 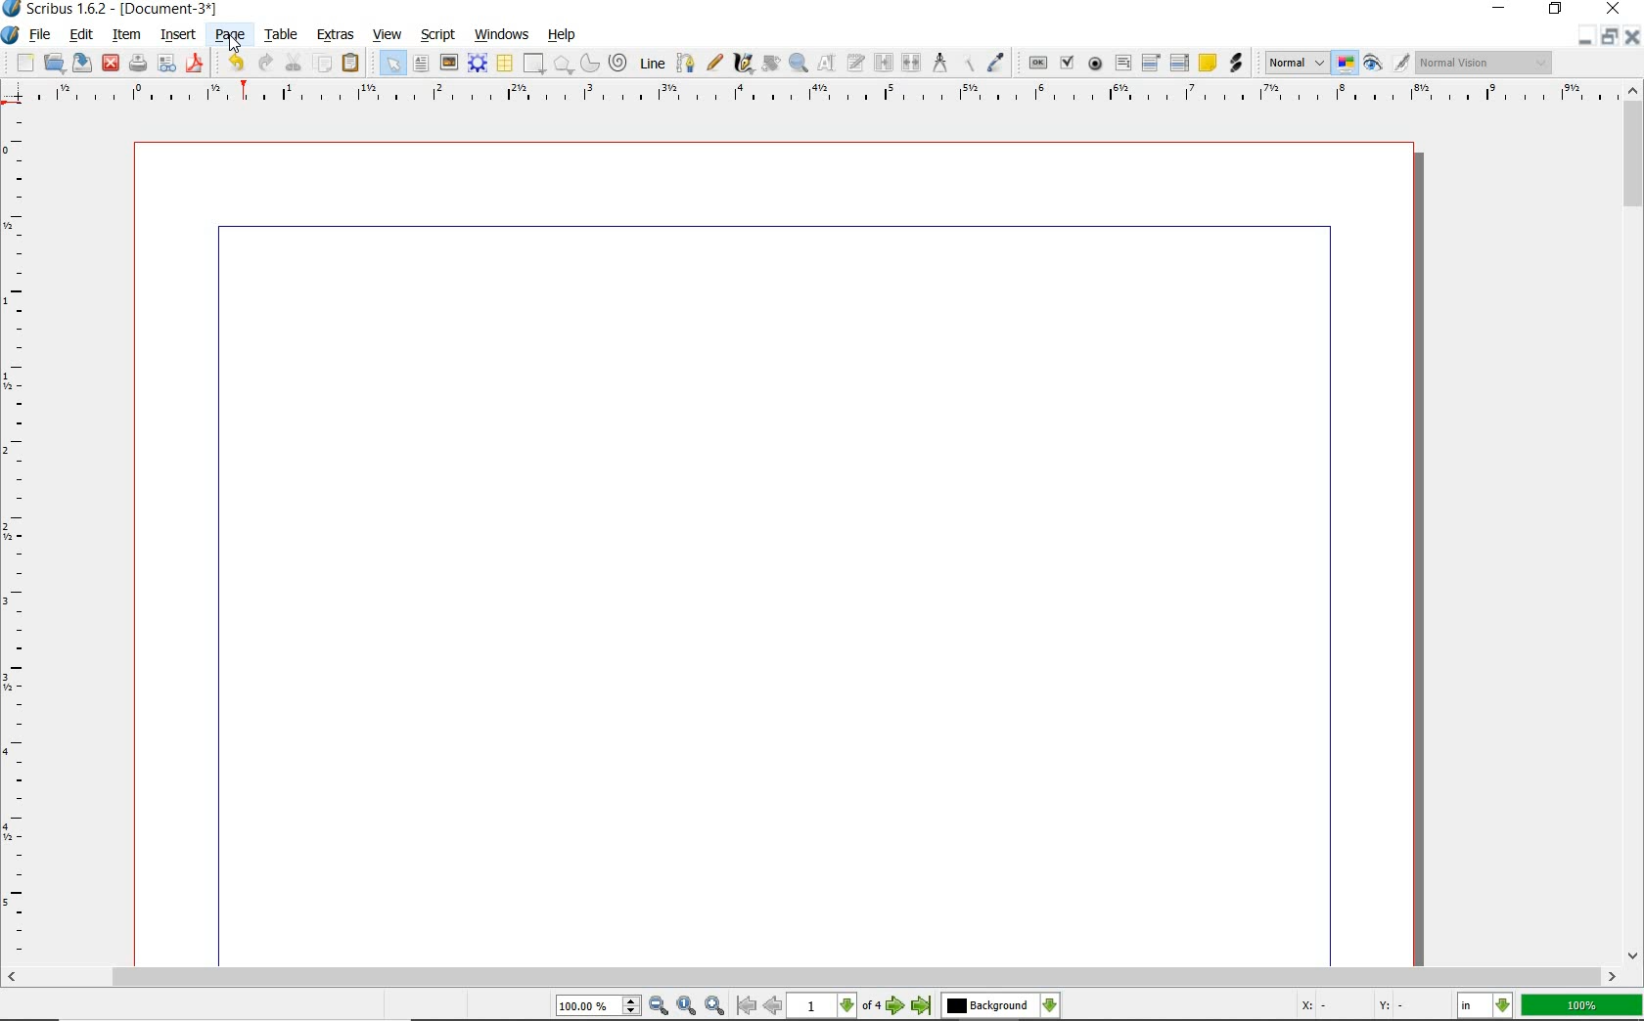 What do you see at coordinates (23, 64) in the screenshot?
I see `new` at bounding box center [23, 64].